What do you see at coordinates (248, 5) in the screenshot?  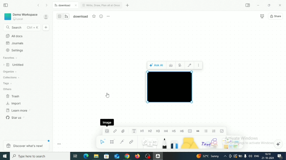 I see `Expand sidebar` at bounding box center [248, 5].